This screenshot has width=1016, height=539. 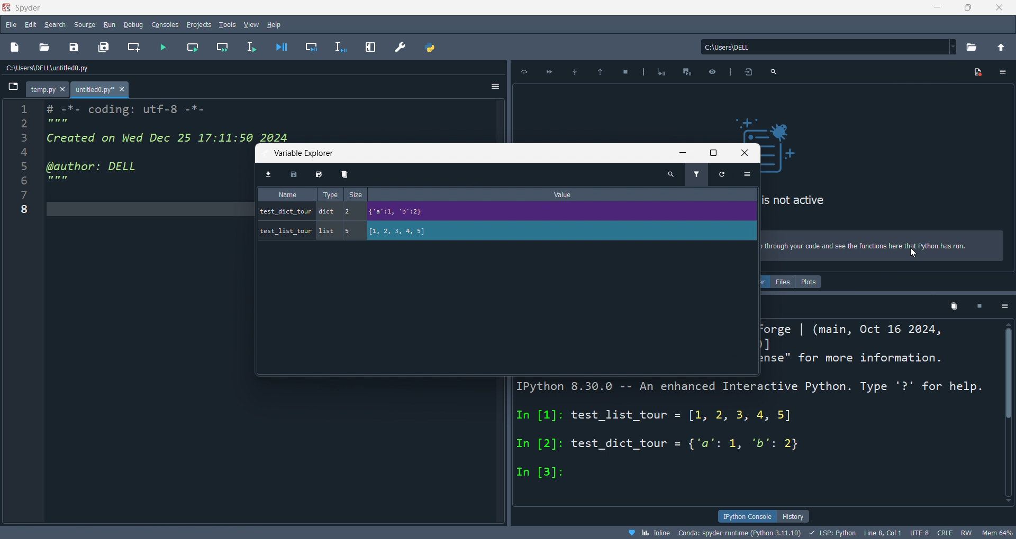 I want to click on temp.py, so click(x=47, y=90).